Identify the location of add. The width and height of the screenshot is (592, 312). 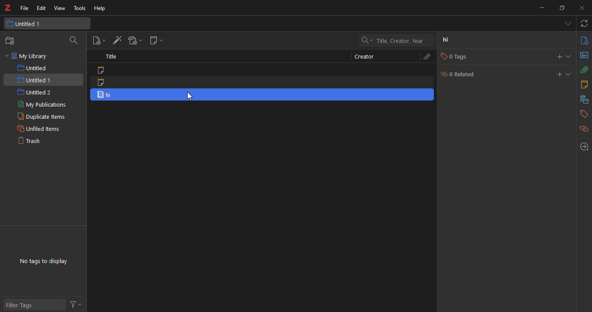
(559, 56).